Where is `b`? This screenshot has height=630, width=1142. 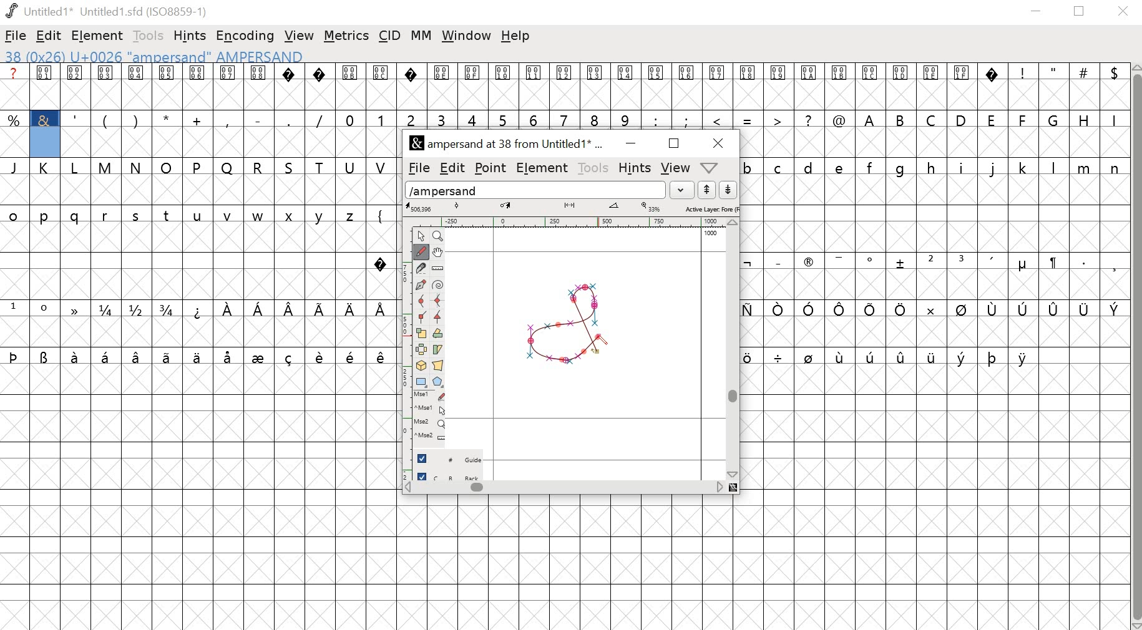 b is located at coordinates (749, 167).